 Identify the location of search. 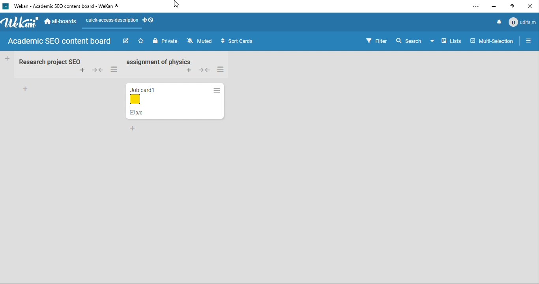
(408, 41).